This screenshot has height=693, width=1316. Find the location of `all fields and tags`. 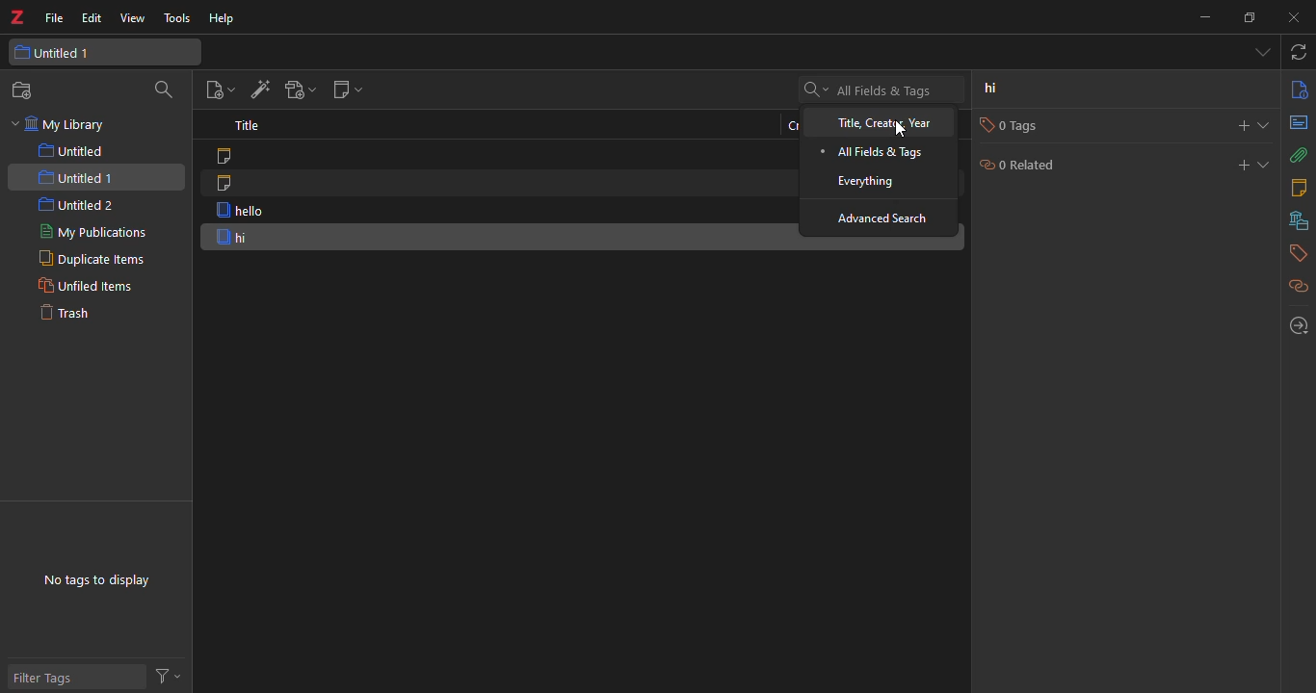

all fields and tags is located at coordinates (870, 90).